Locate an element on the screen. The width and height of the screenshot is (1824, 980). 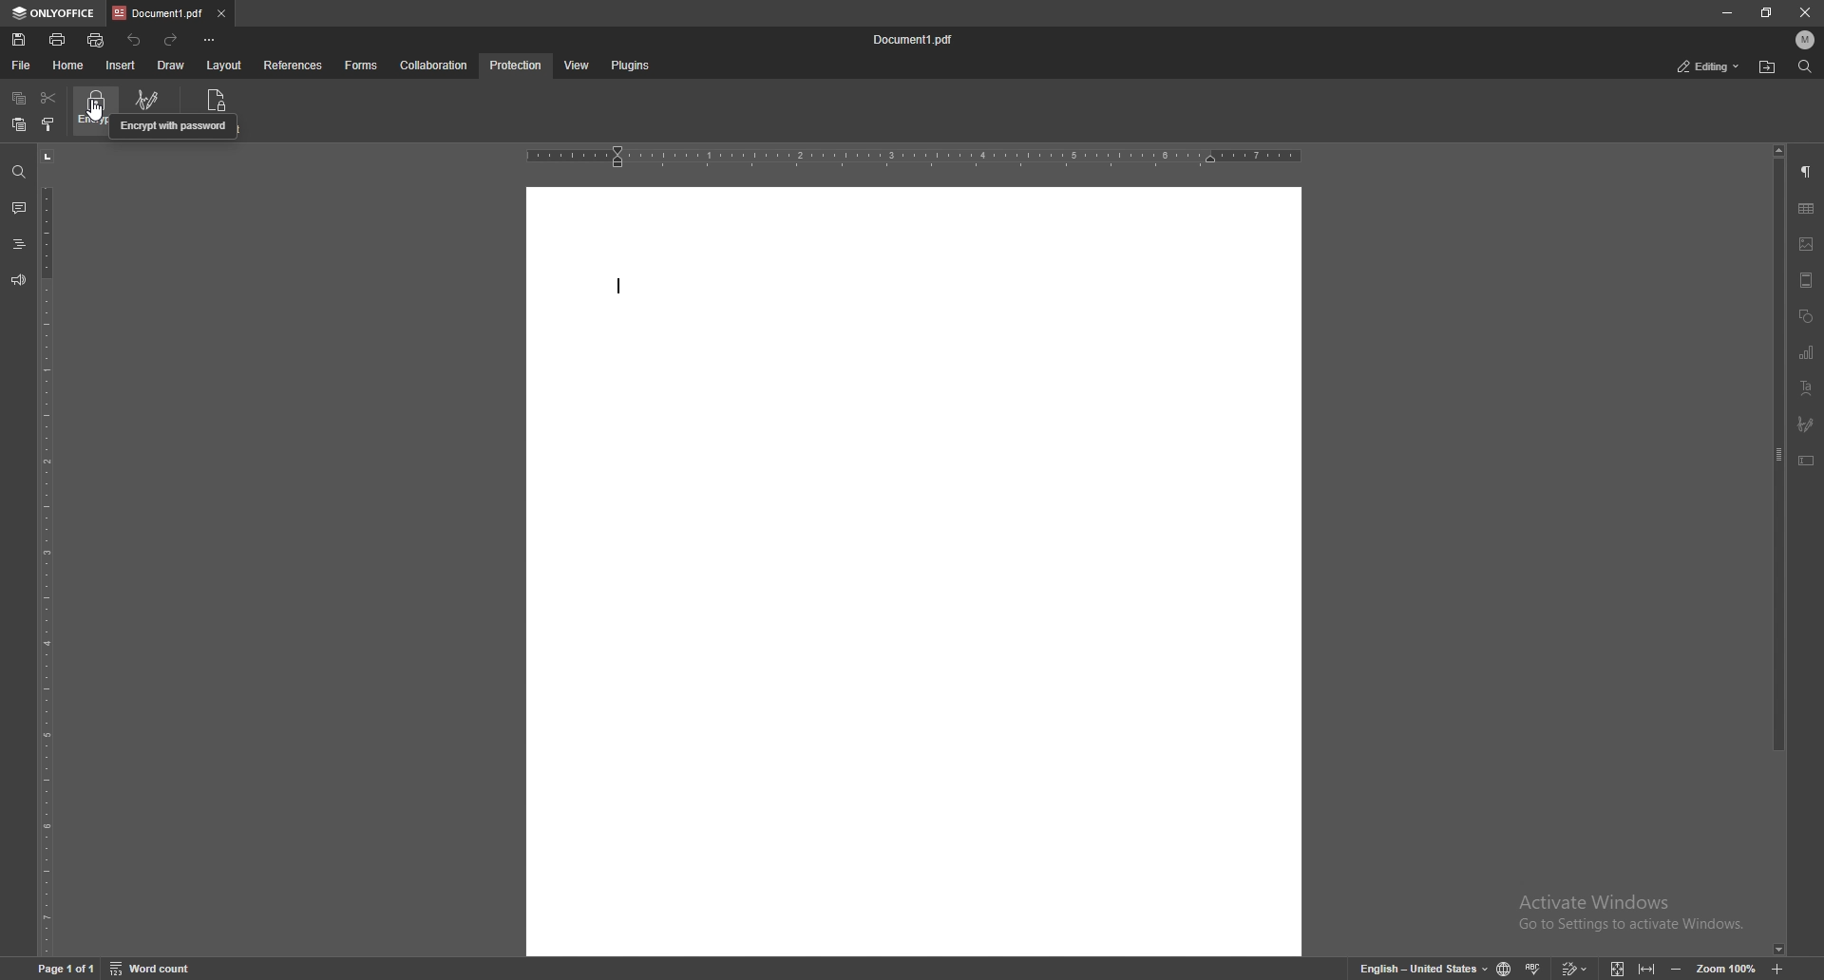
forms is located at coordinates (362, 66).